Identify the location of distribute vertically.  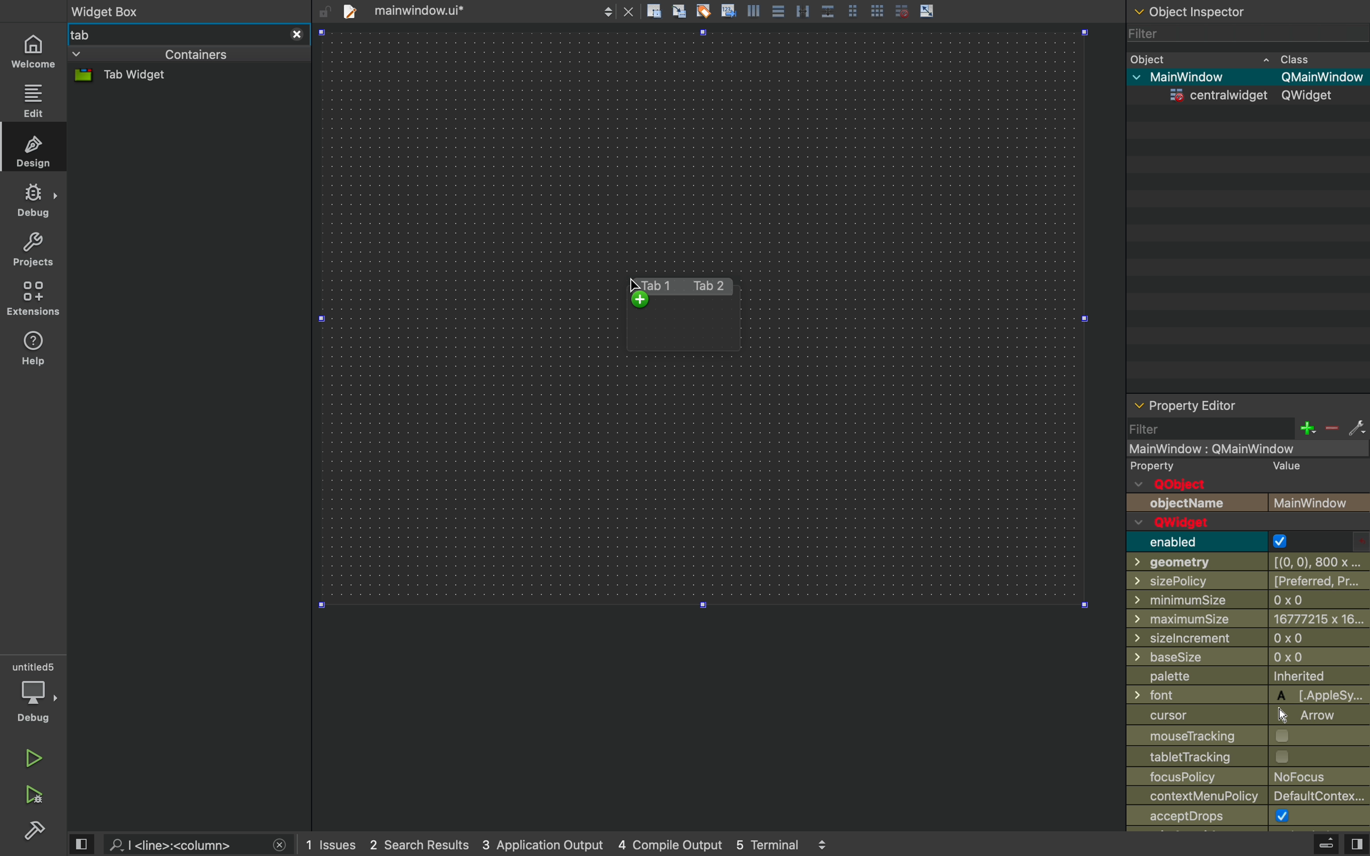
(829, 11).